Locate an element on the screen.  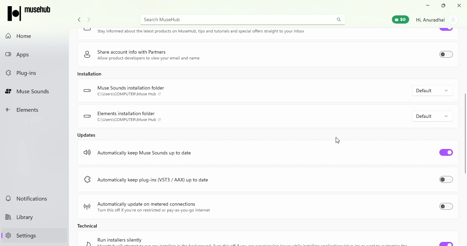
Default is located at coordinates (432, 91).